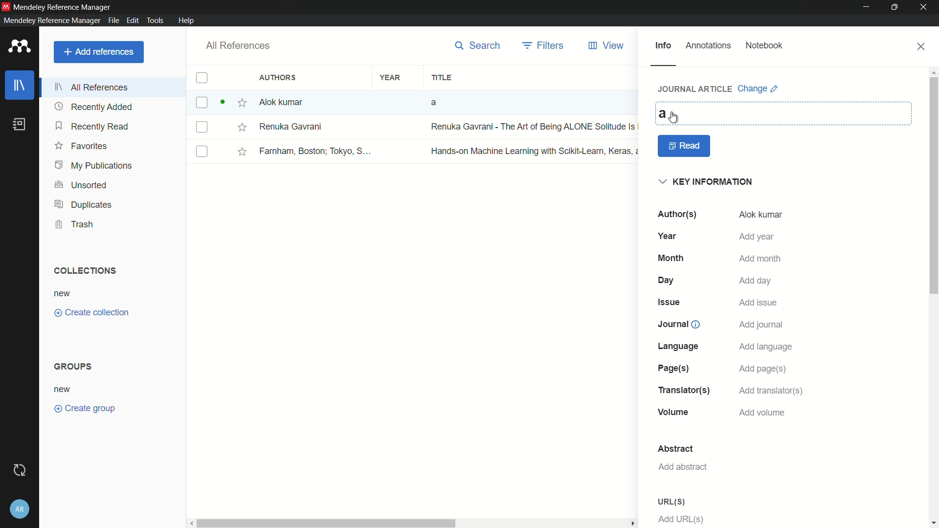 This screenshot has width=939, height=528. What do you see at coordinates (21, 509) in the screenshot?
I see `account and help` at bounding box center [21, 509].